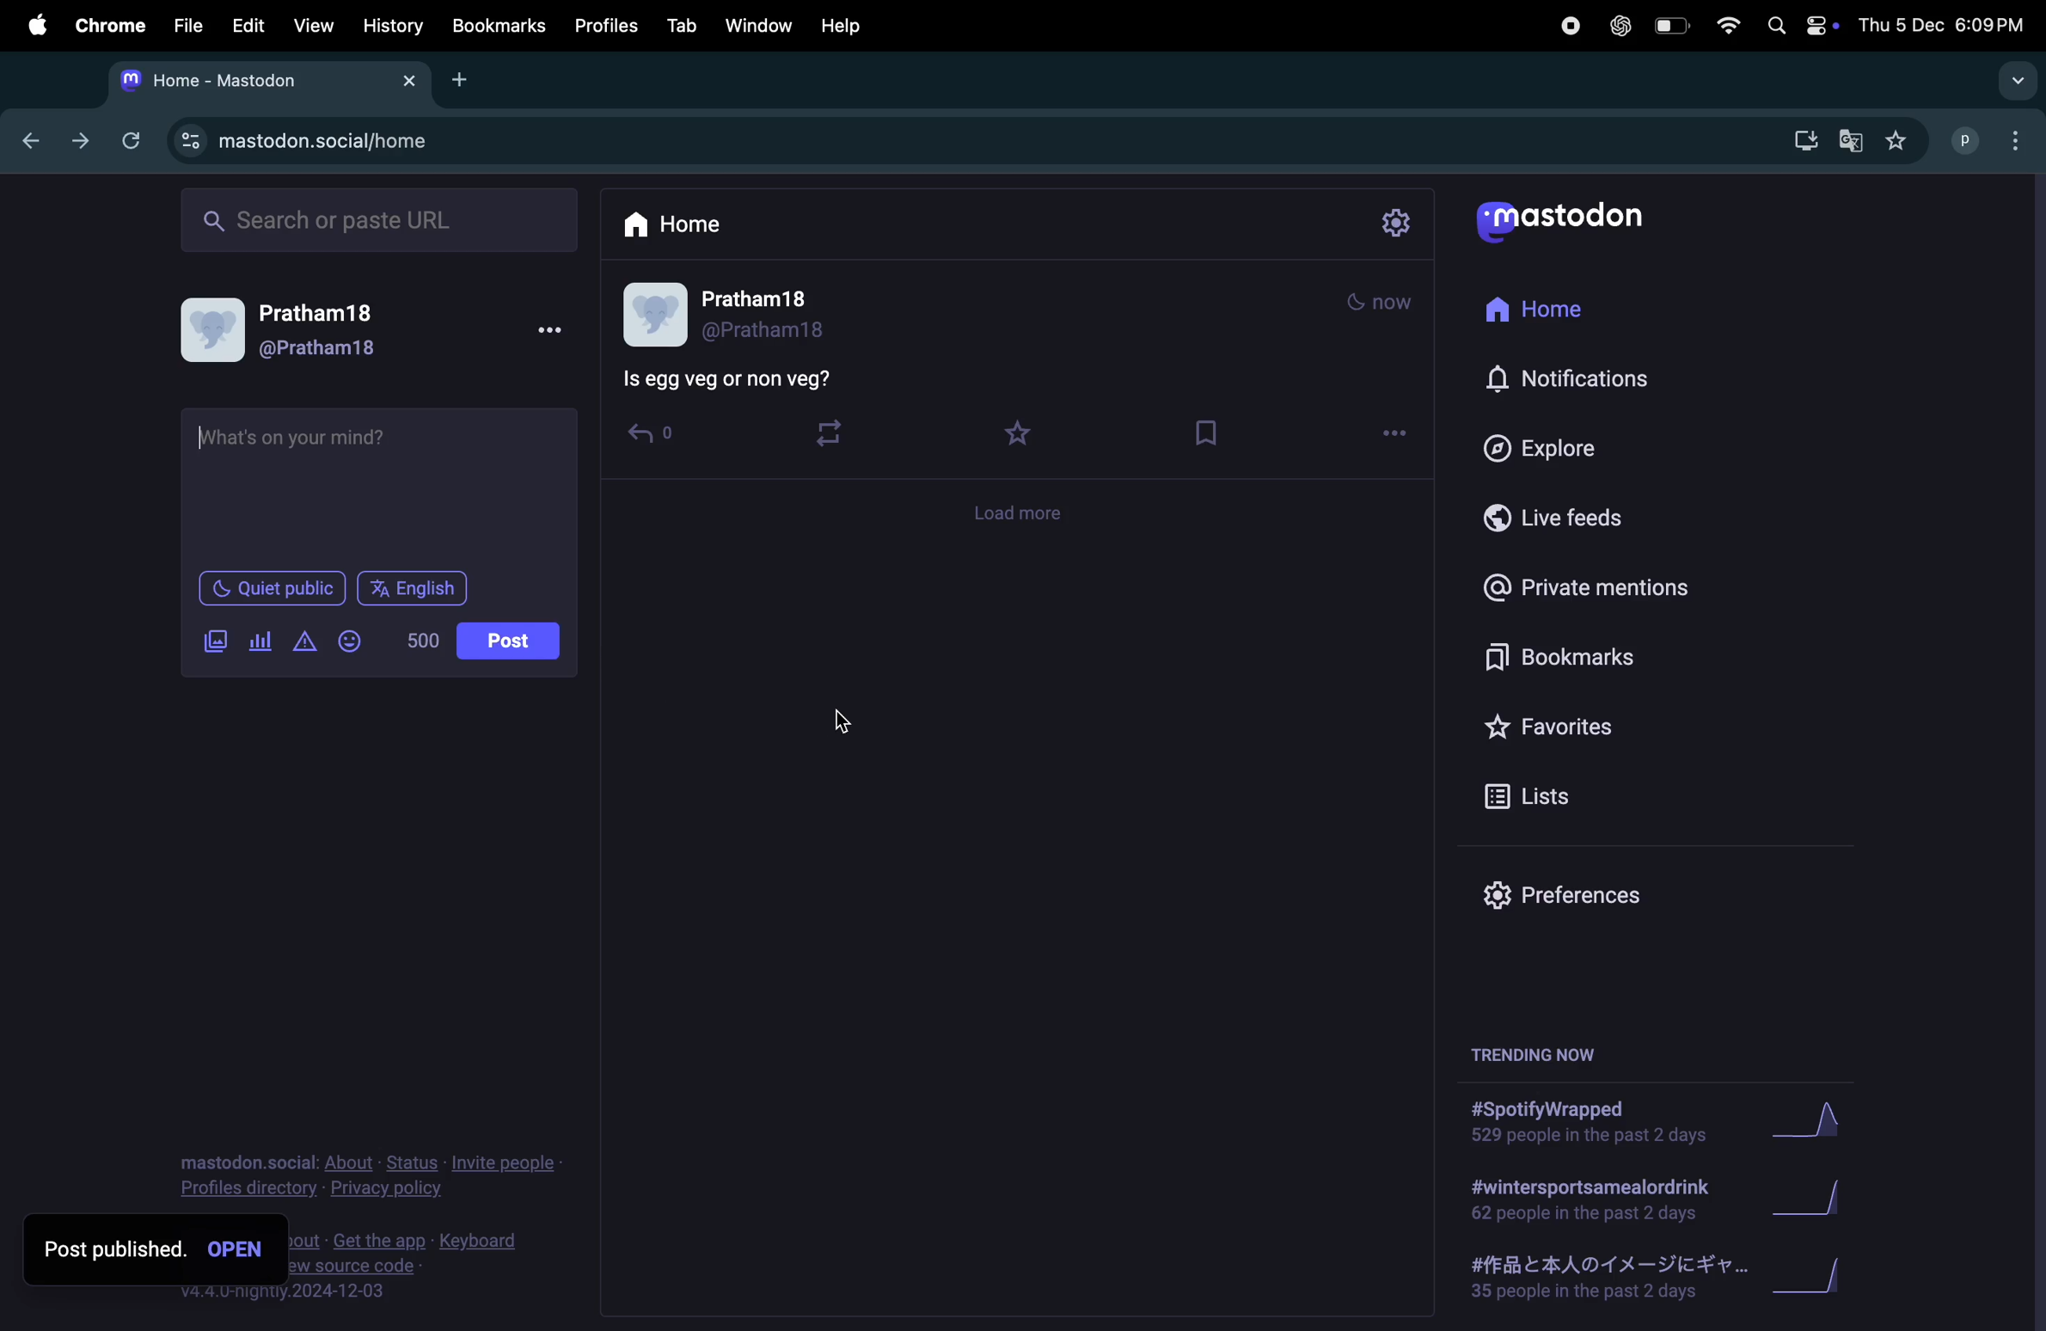 The image size is (2046, 1331). I want to click on reply, so click(657, 439).